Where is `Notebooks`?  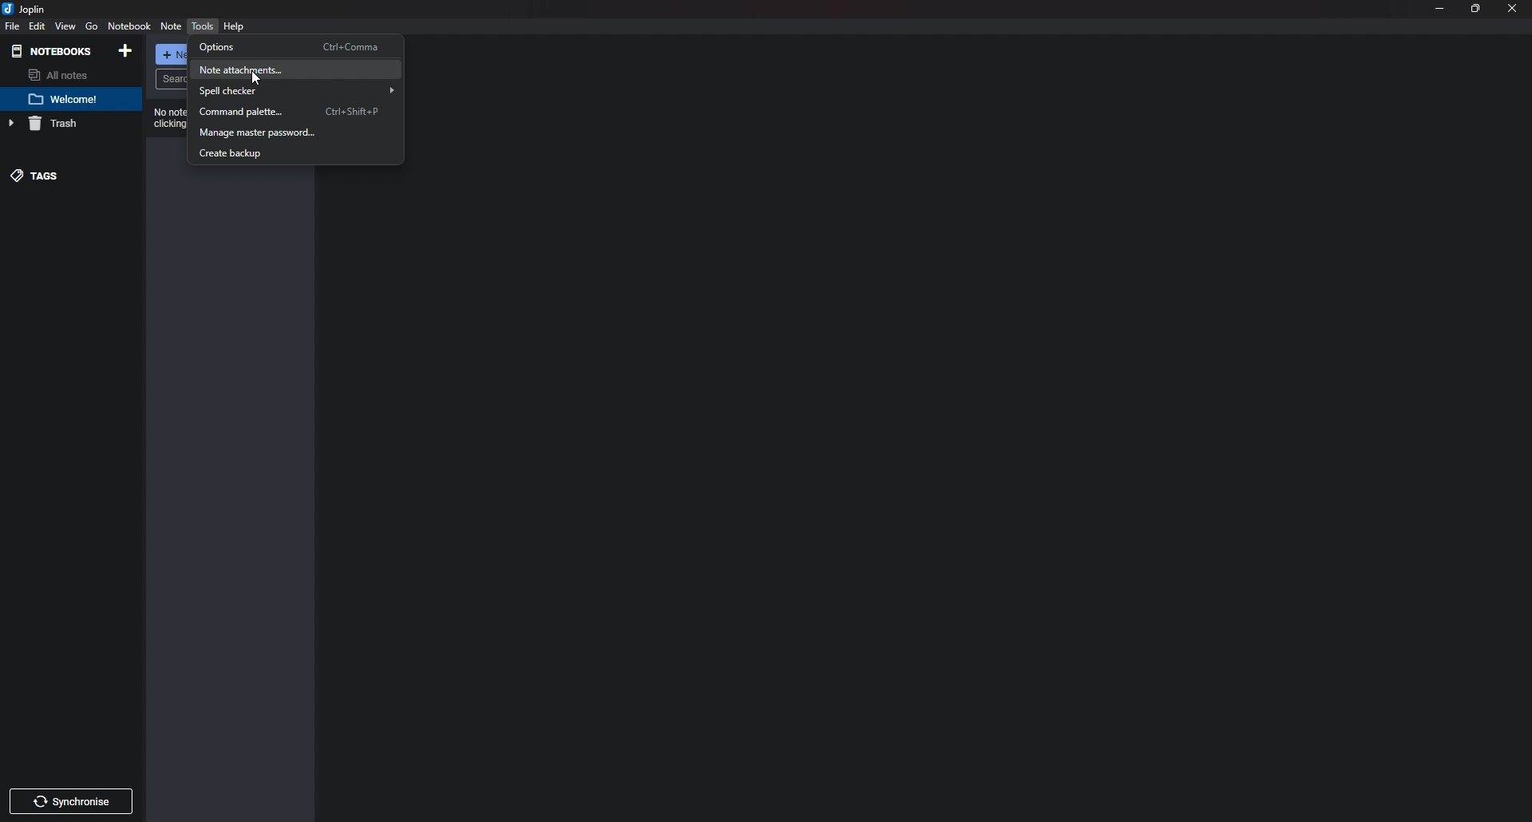 Notebooks is located at coordinates (55, 50).